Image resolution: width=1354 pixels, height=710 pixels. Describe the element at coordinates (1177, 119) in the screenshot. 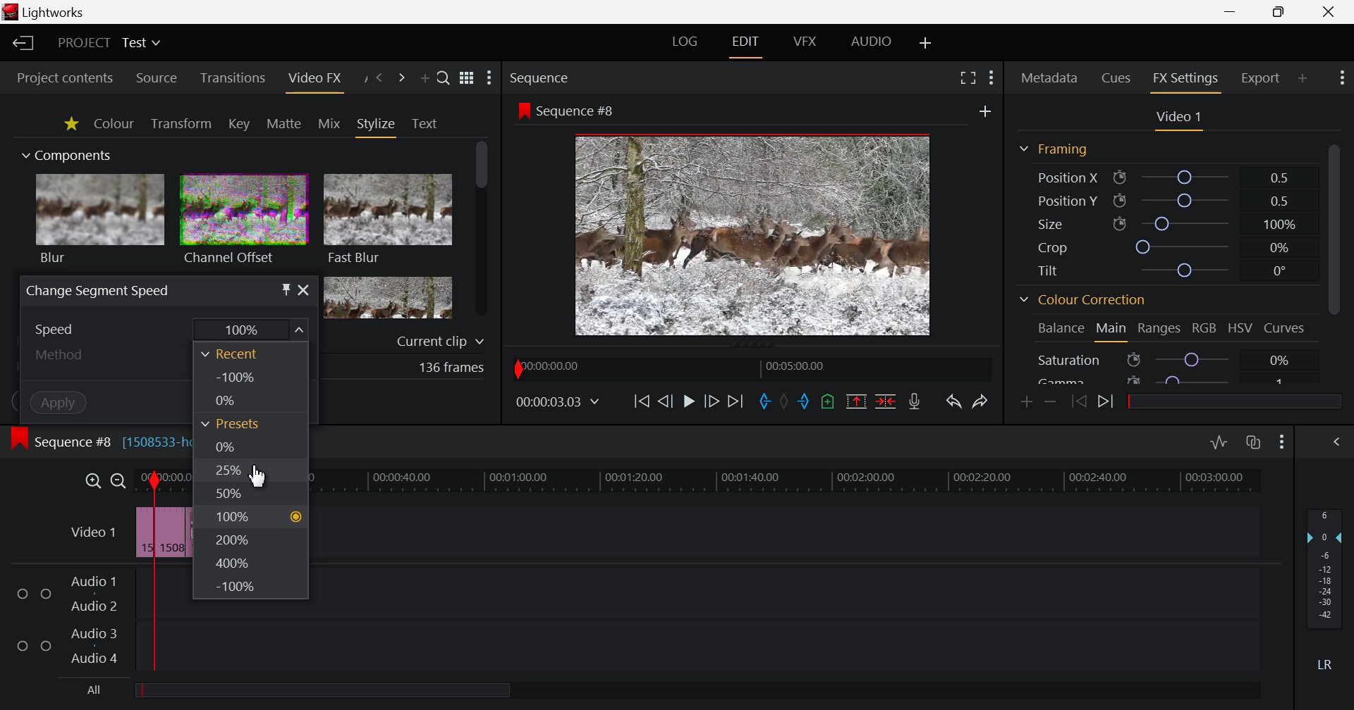

I see `Video Settings` at that location.